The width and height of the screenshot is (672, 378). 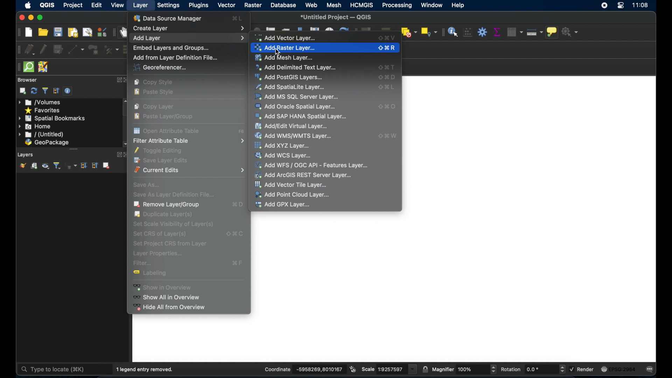 I want to click on open attribute table, so click(x=167, y=130).